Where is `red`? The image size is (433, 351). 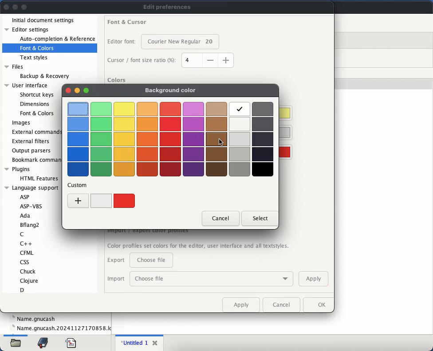
red is located at coordinates (125, 199).